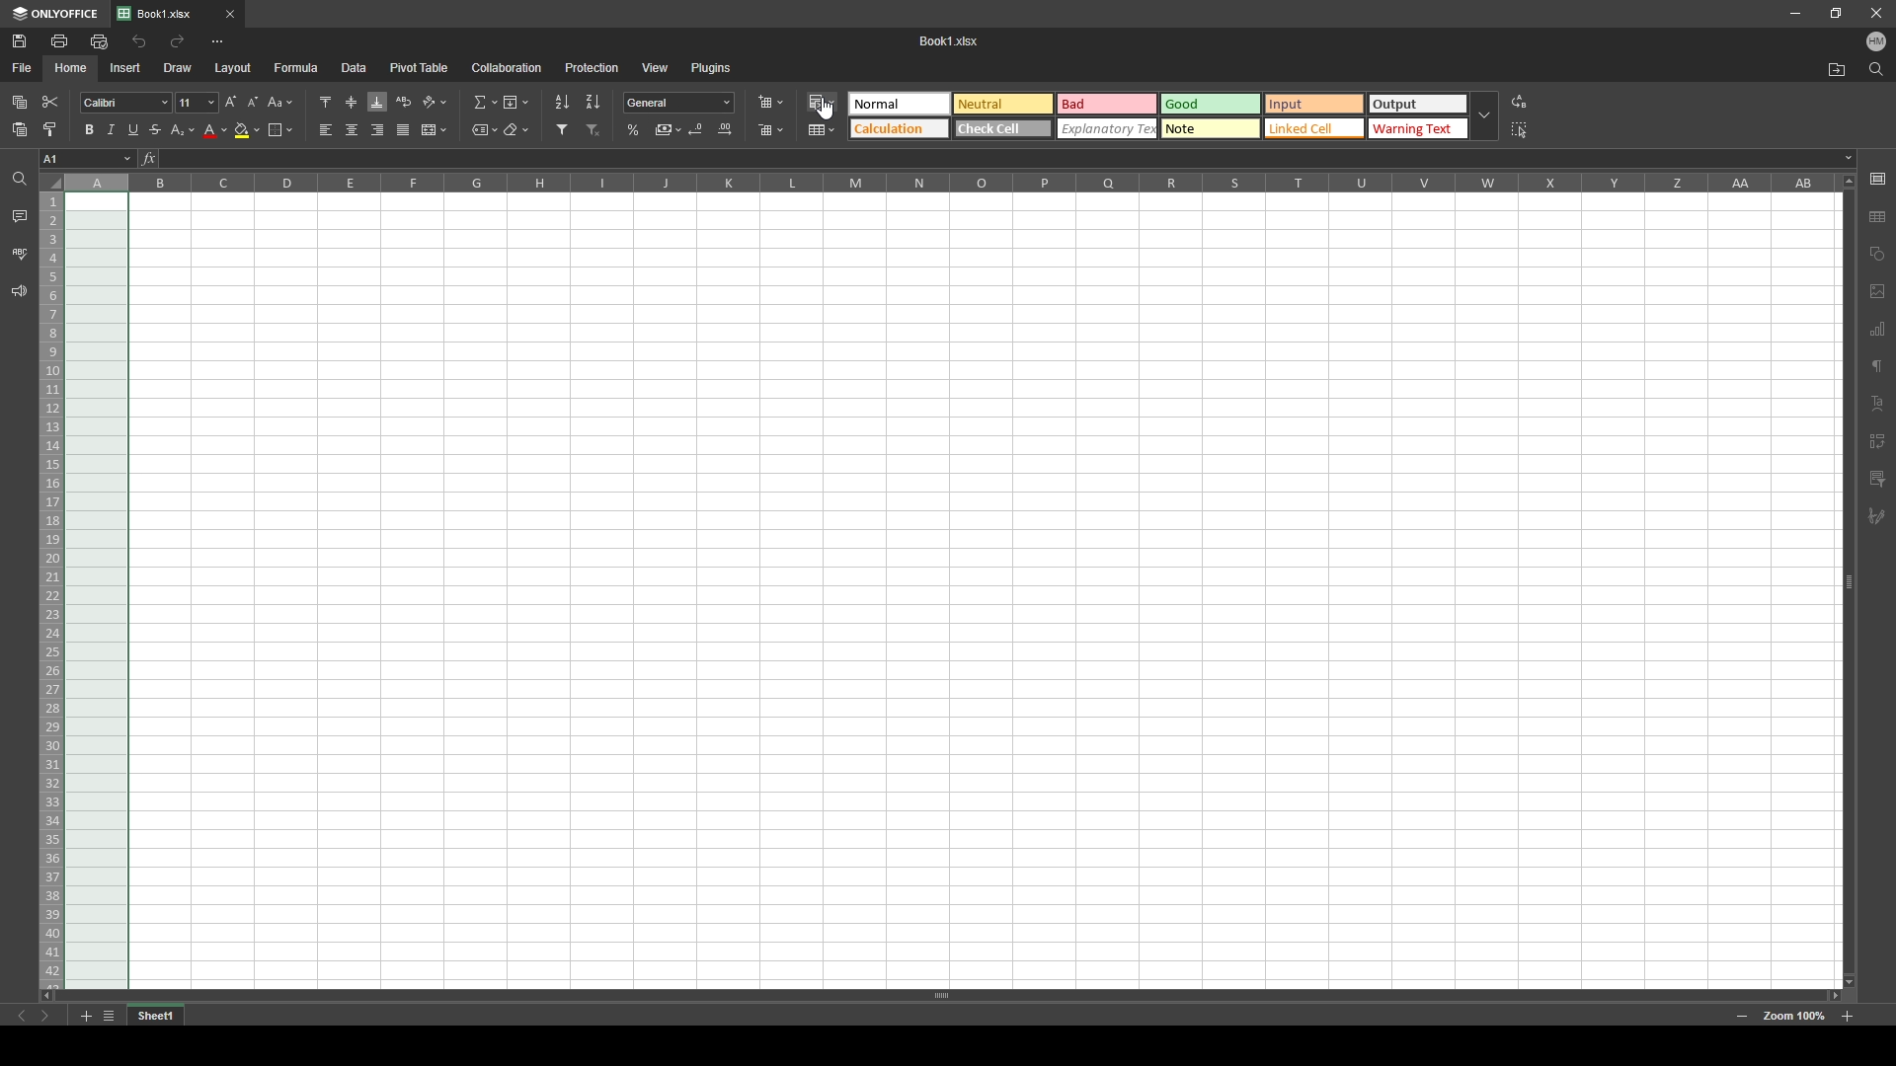 This screenshot has width=1896, height=1066. I want to click on onlyoffice, so click(56, 14).